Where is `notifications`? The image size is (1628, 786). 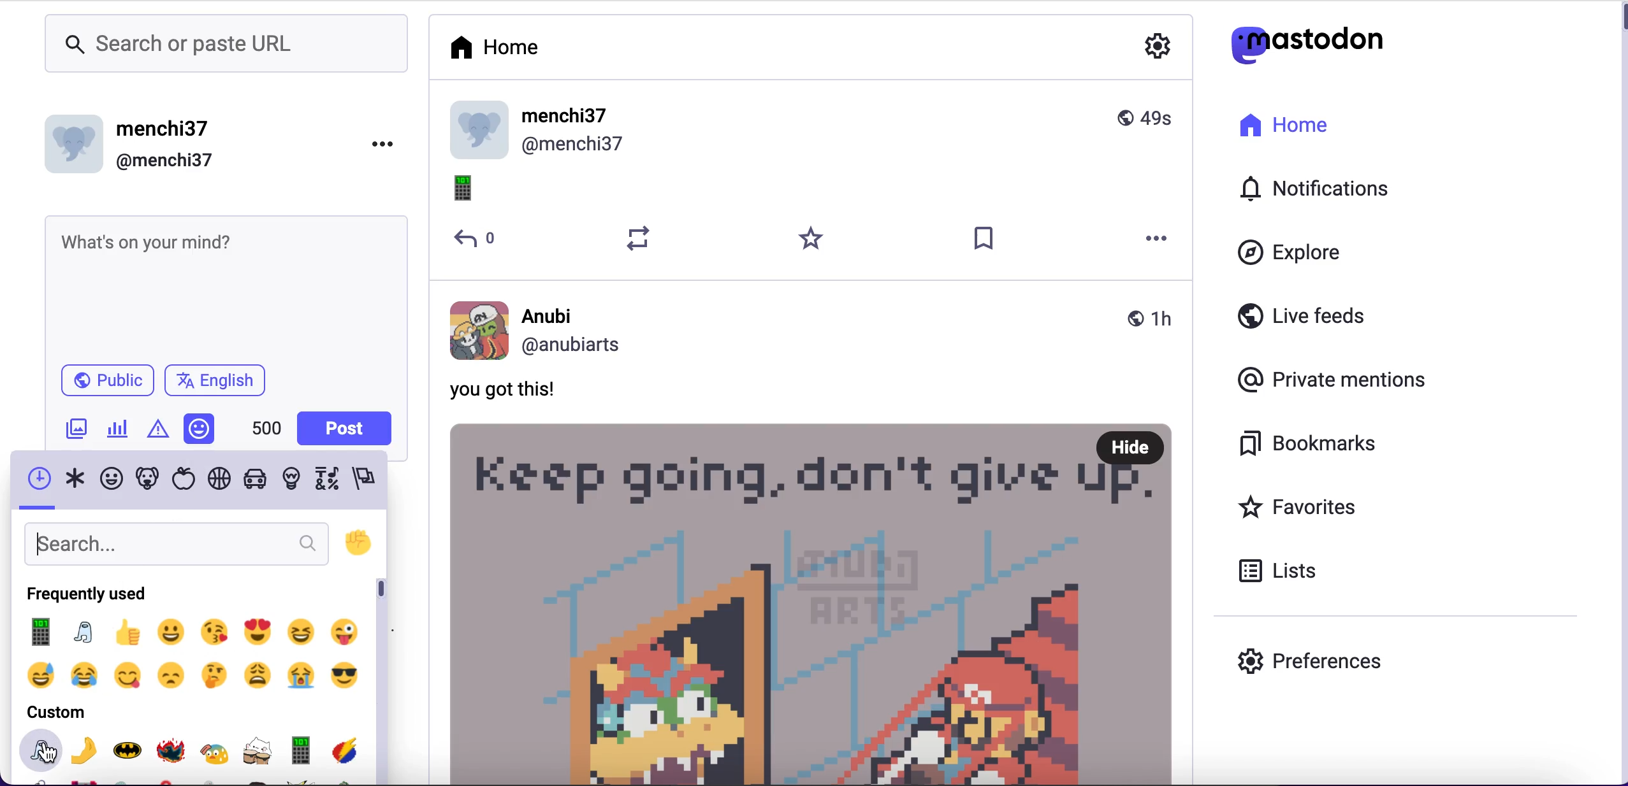
notifications is located at coordinates (1311, 189).